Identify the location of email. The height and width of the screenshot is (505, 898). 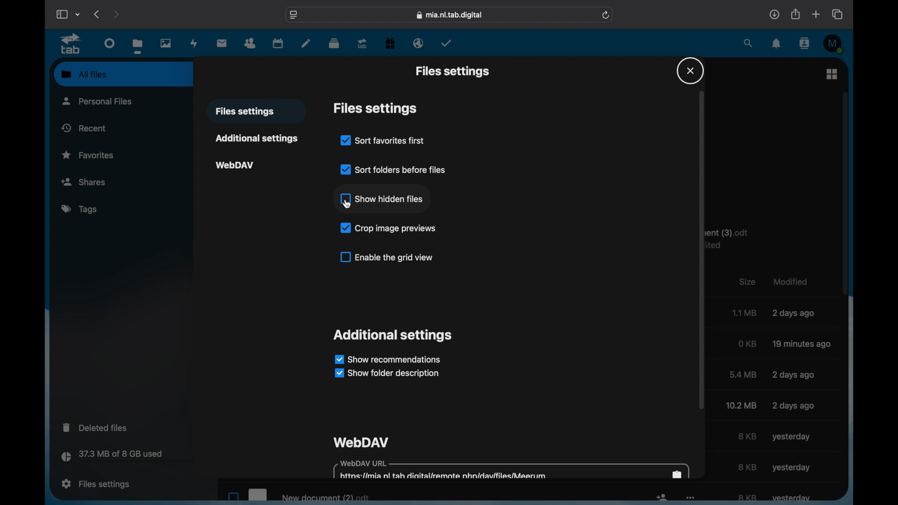
(418, 43).